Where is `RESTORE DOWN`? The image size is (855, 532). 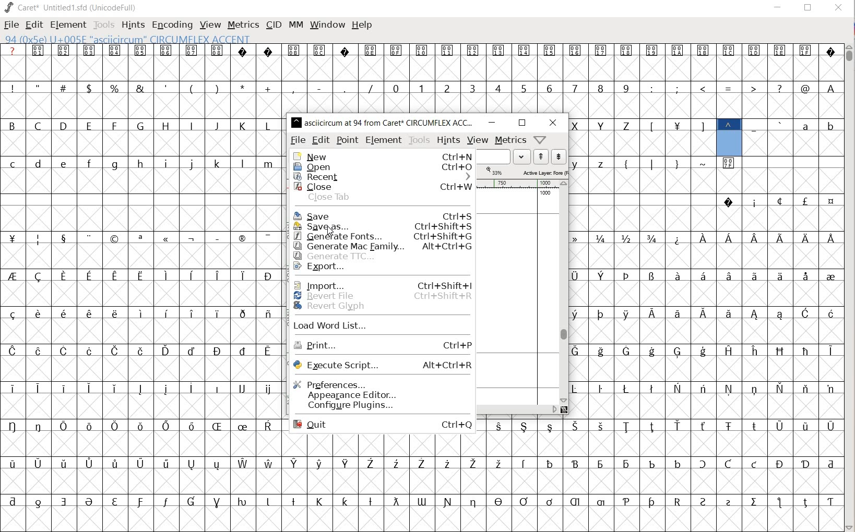
RESTORE DOWN is located at coordinates (808, 10).